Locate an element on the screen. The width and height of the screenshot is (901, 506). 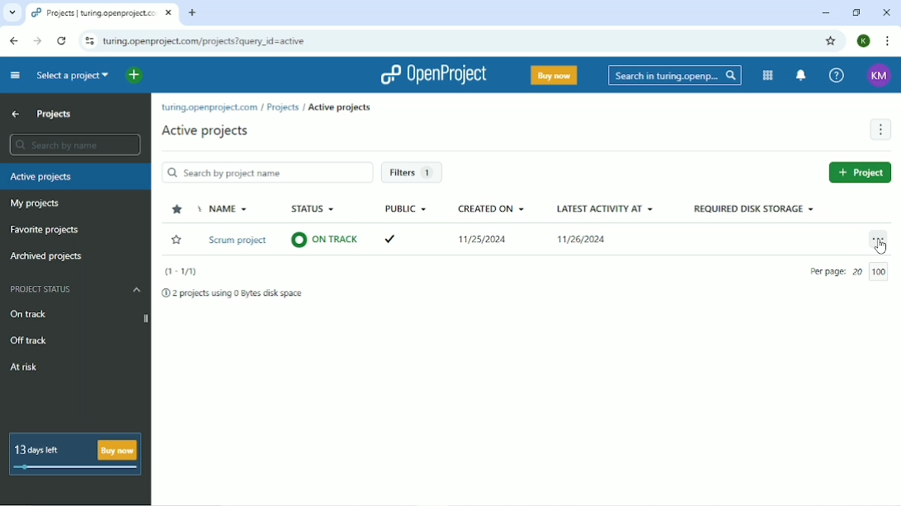
Projects | turing.openproject.com is located at coordinates (101, 13).